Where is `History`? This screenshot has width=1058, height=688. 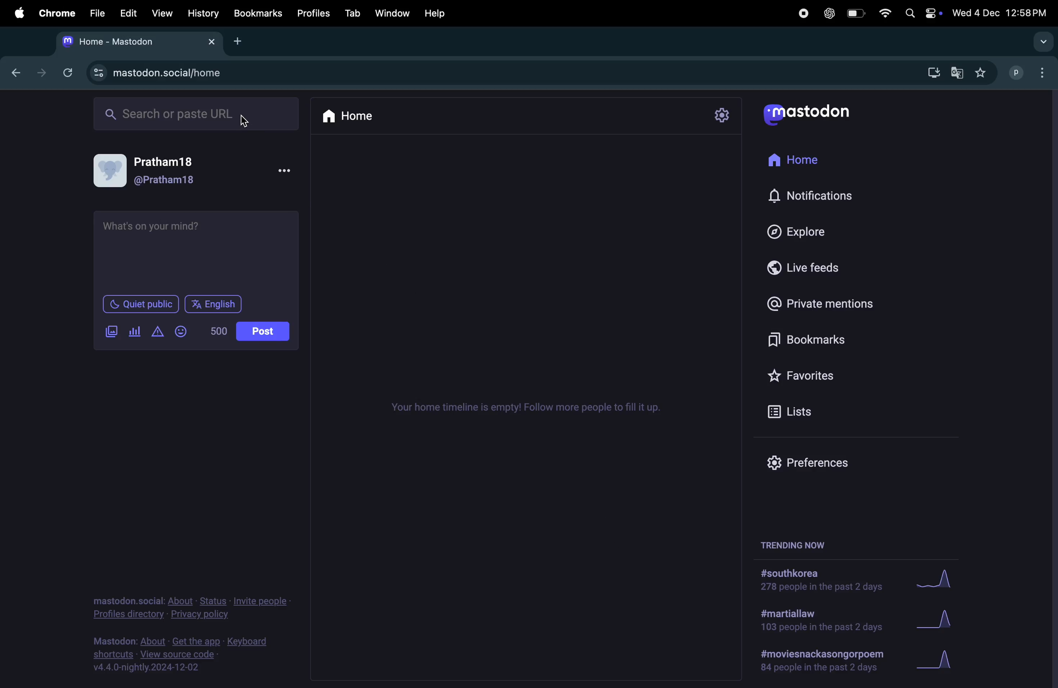 History is located at coordinates (203, 13).